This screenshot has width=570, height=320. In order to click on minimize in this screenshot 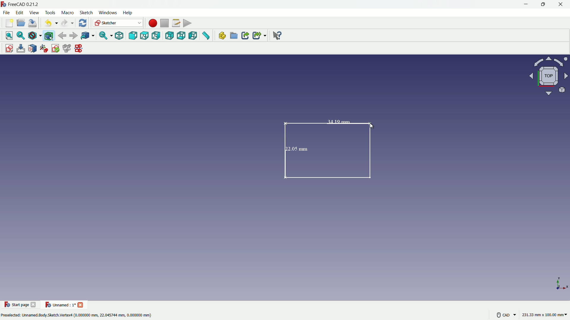, I will do `click(525, 4)`.